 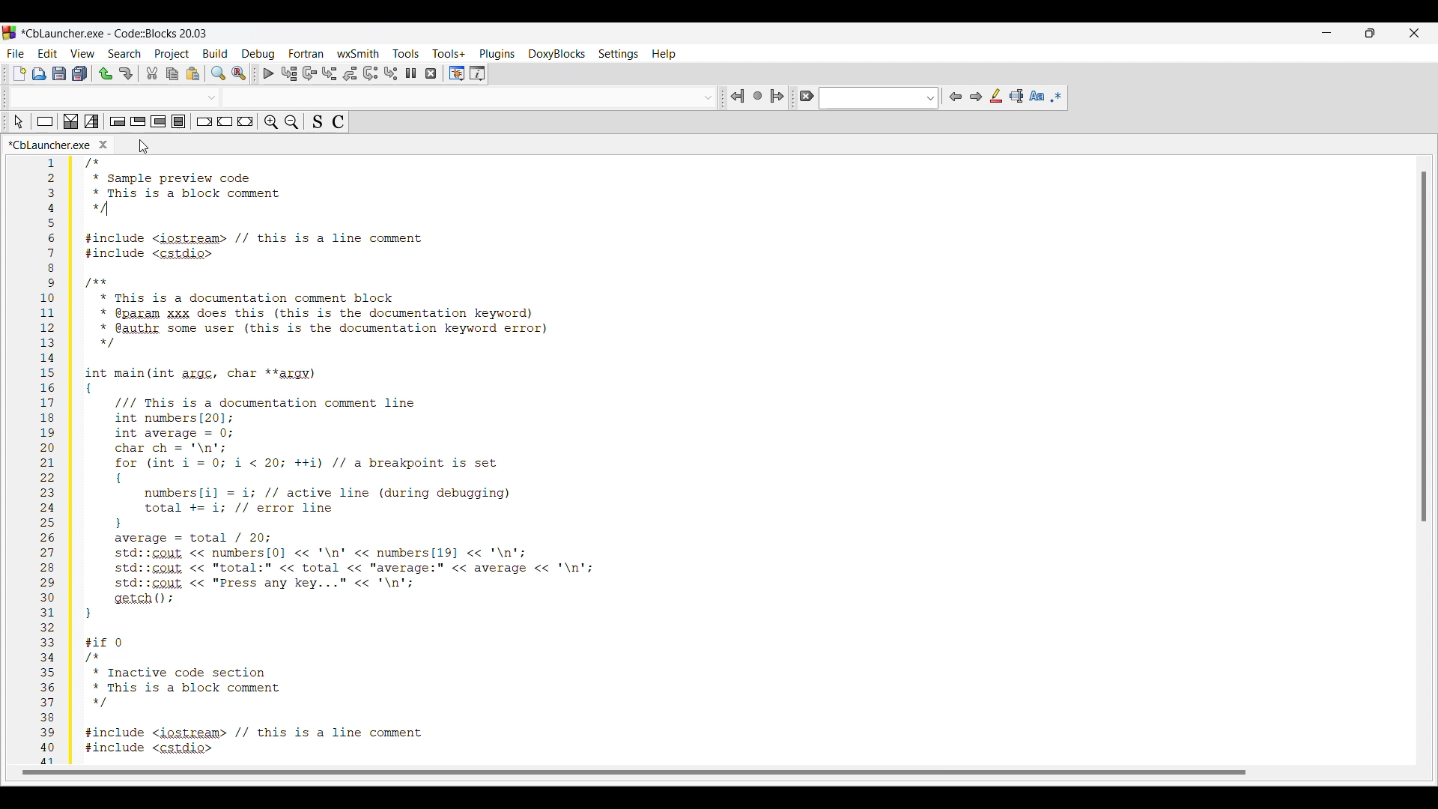 I want to click on Selected text, so click(x=1017, y=96).